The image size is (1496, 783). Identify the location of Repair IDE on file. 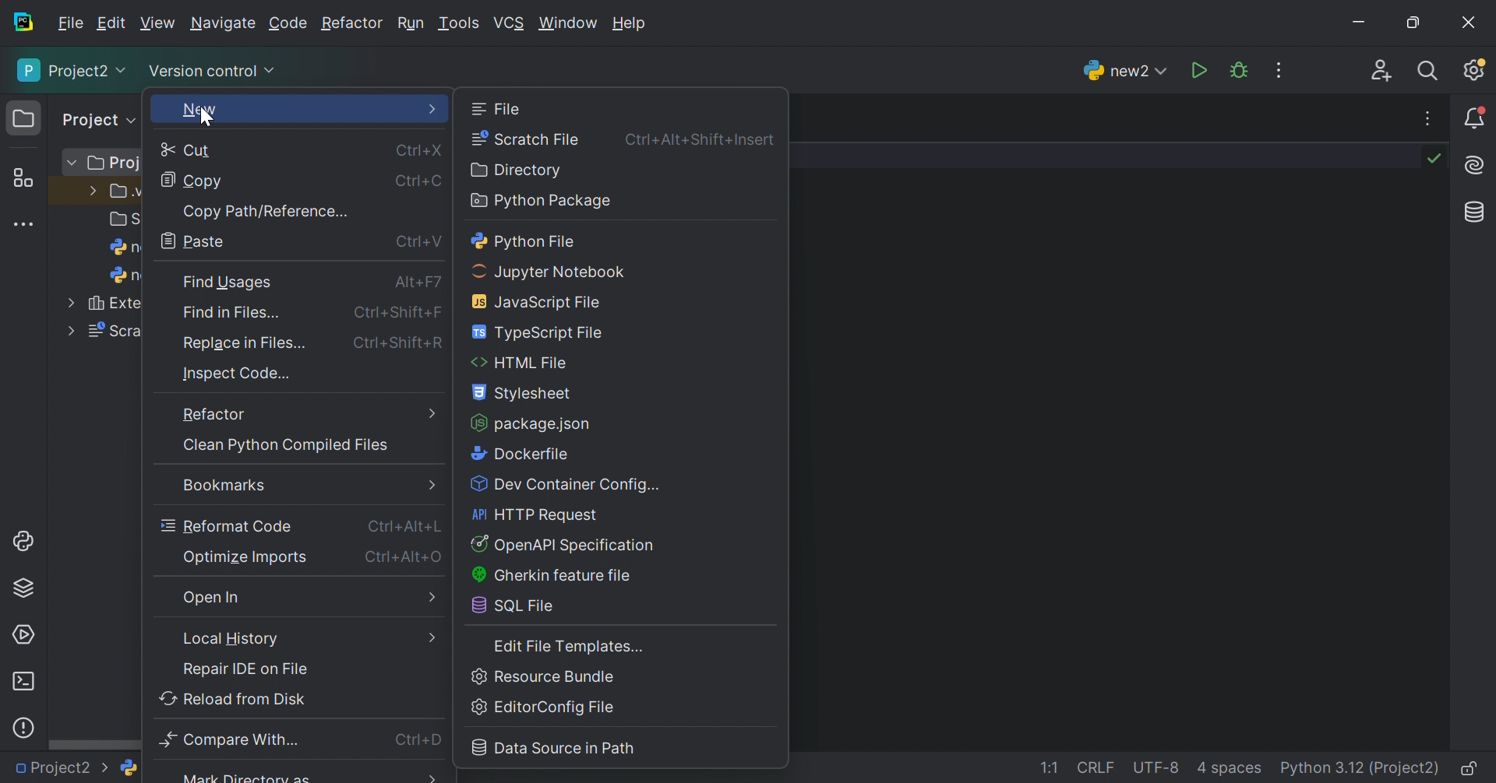
(247, 669).